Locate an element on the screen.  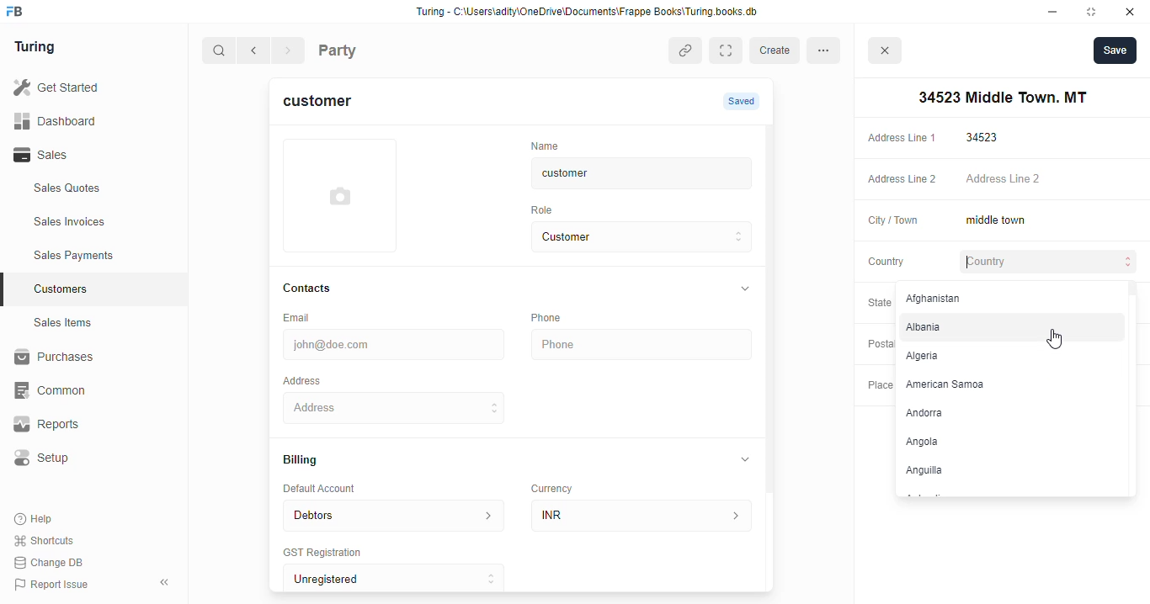
Purchases is located at coordinates (84, 359).